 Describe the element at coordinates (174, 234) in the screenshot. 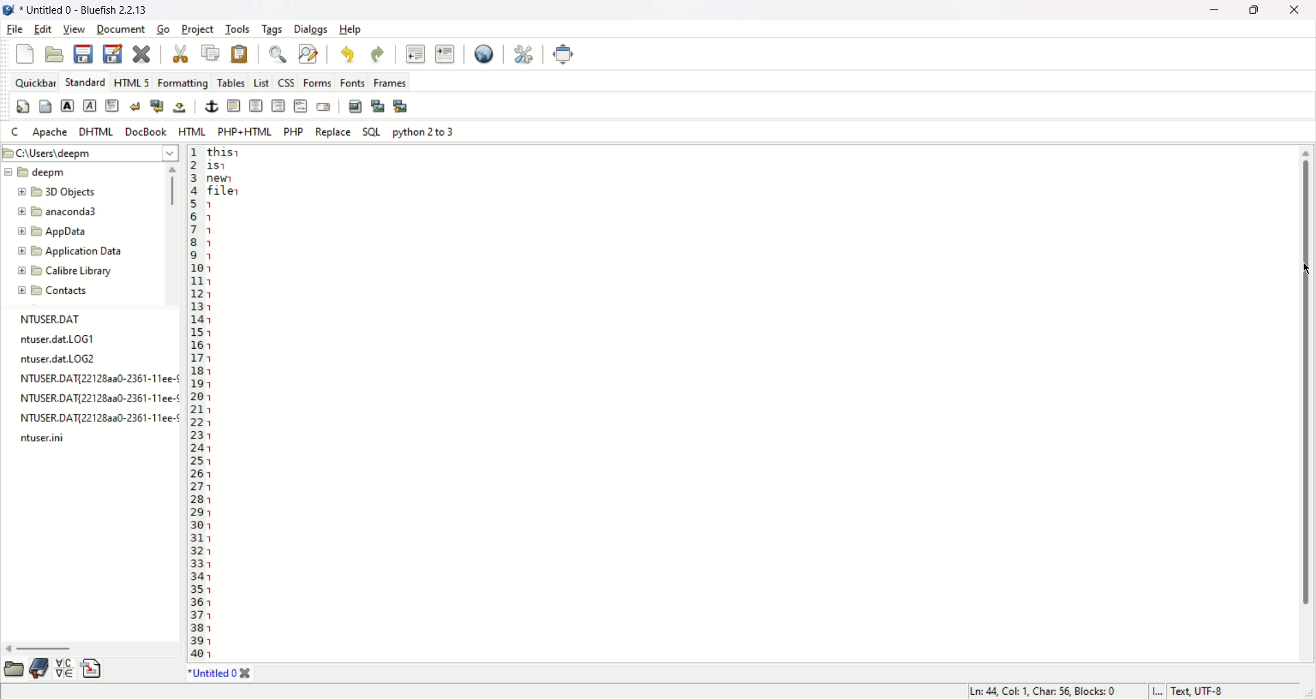

I see `scroll bar` at that location.